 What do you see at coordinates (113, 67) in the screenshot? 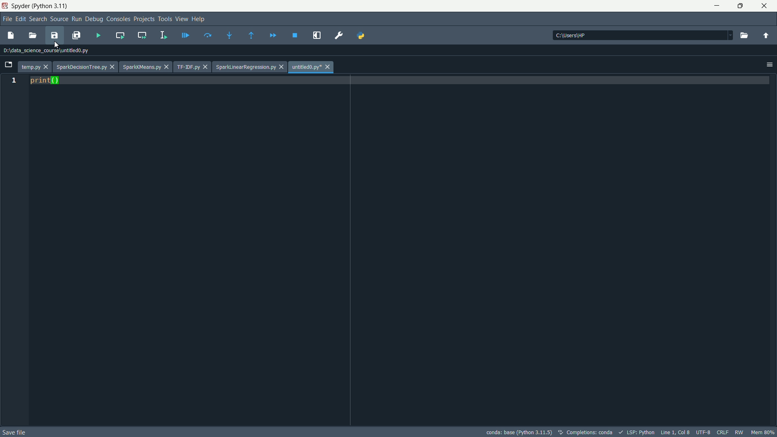
I see `close` at bounding box center [113, 67].